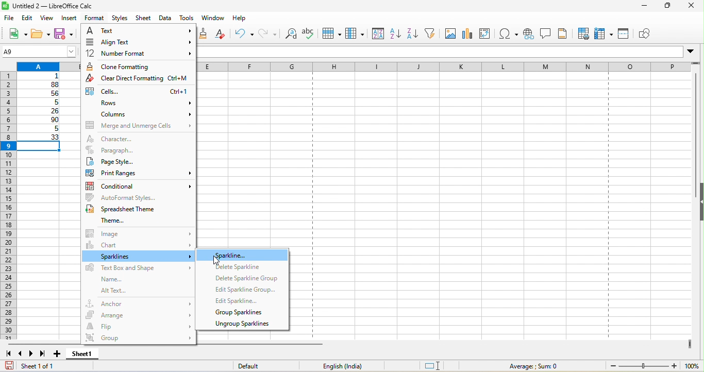  What do you see at coordinates (241, 313) in the screenshot?
I see `group sparklins` at bounding box center [241, 313].